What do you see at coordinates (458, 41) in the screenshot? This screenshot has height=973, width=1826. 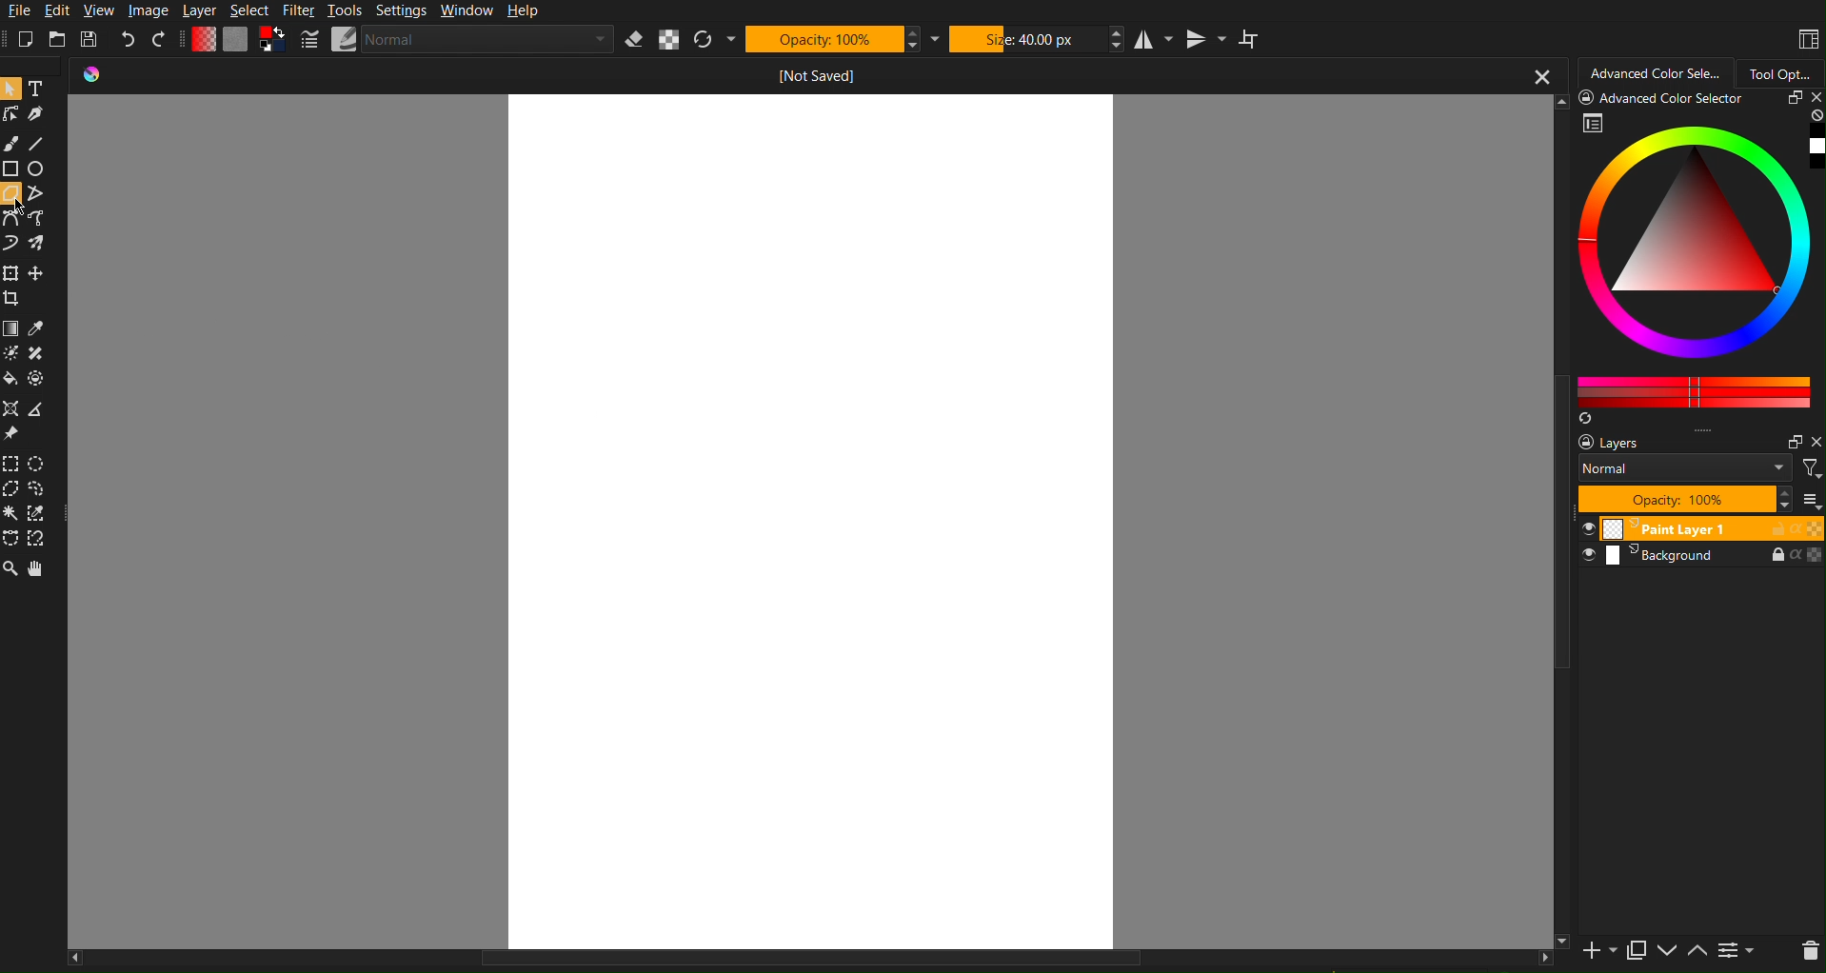 I see `Brush Settings` at bounding box center [458, 41].